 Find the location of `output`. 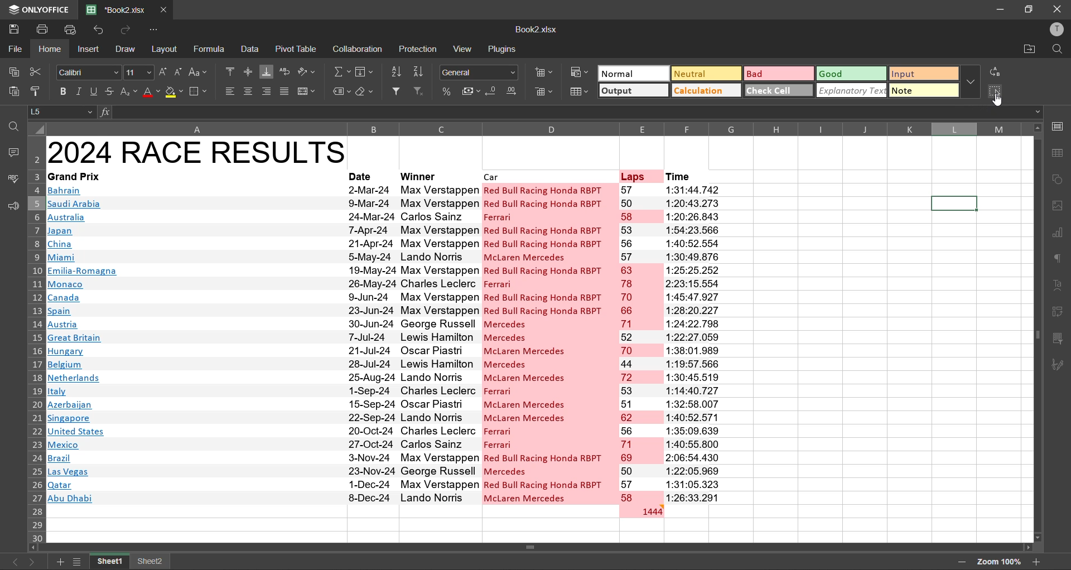

output is located at coordinates (635, 91).